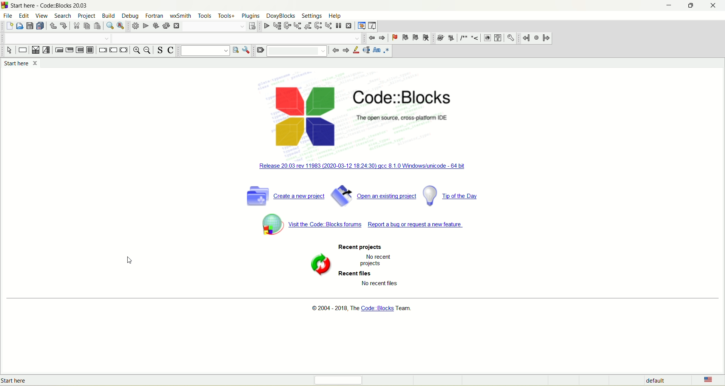  I want to click on redo, so click(63, 26).